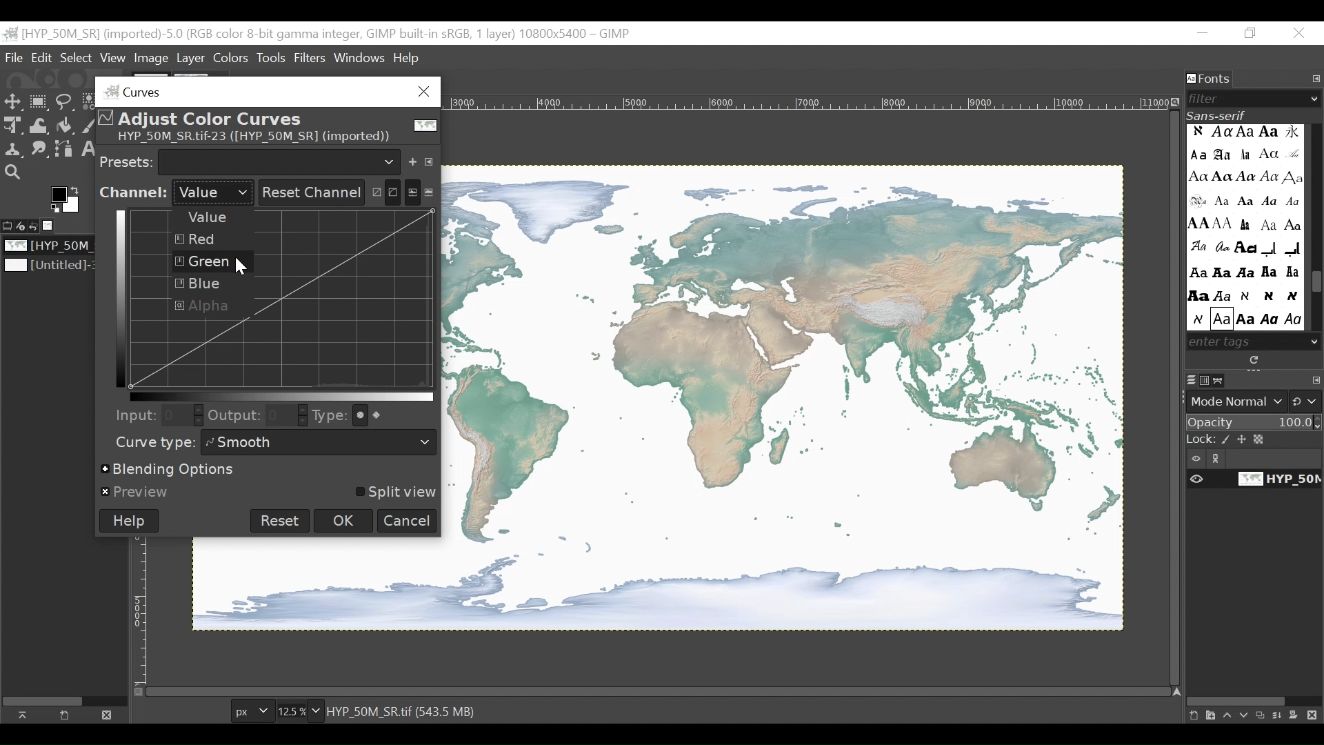  Describe the element at coordinates (26, 715) in the screenshot. I see `Raise this image display` at that location.